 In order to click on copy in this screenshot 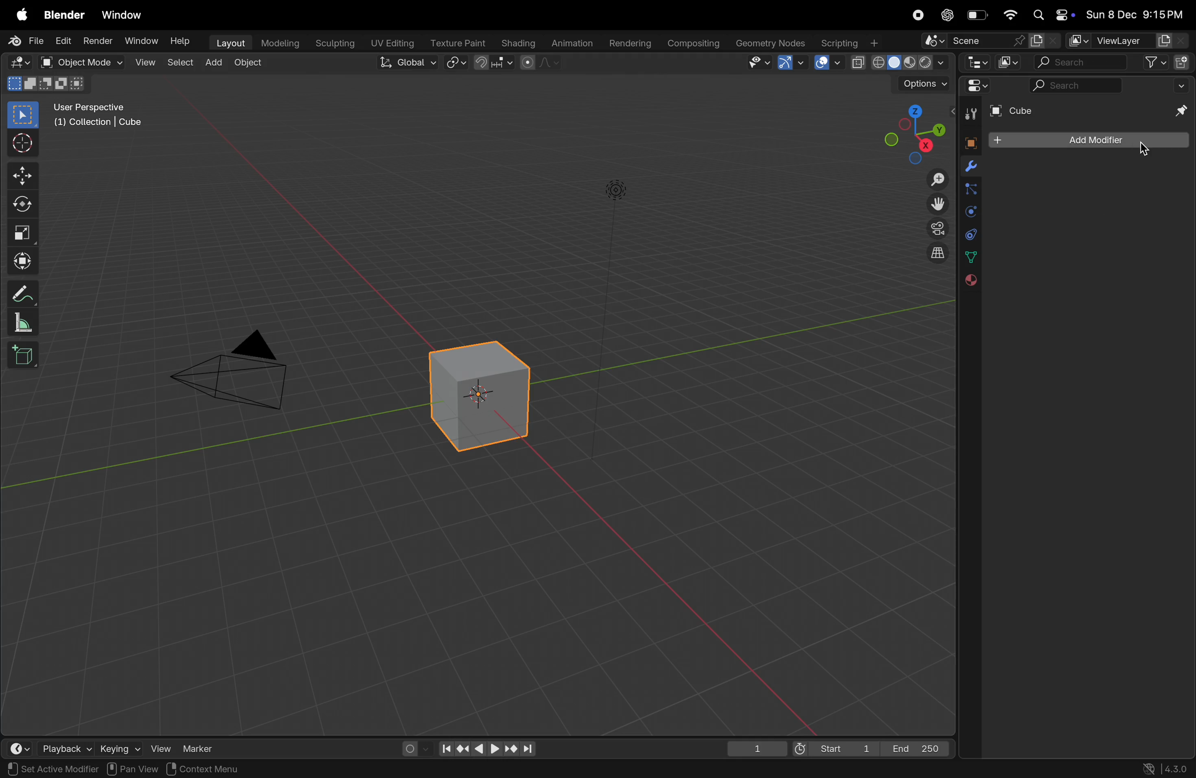, I will do `click(1045, 41)`.